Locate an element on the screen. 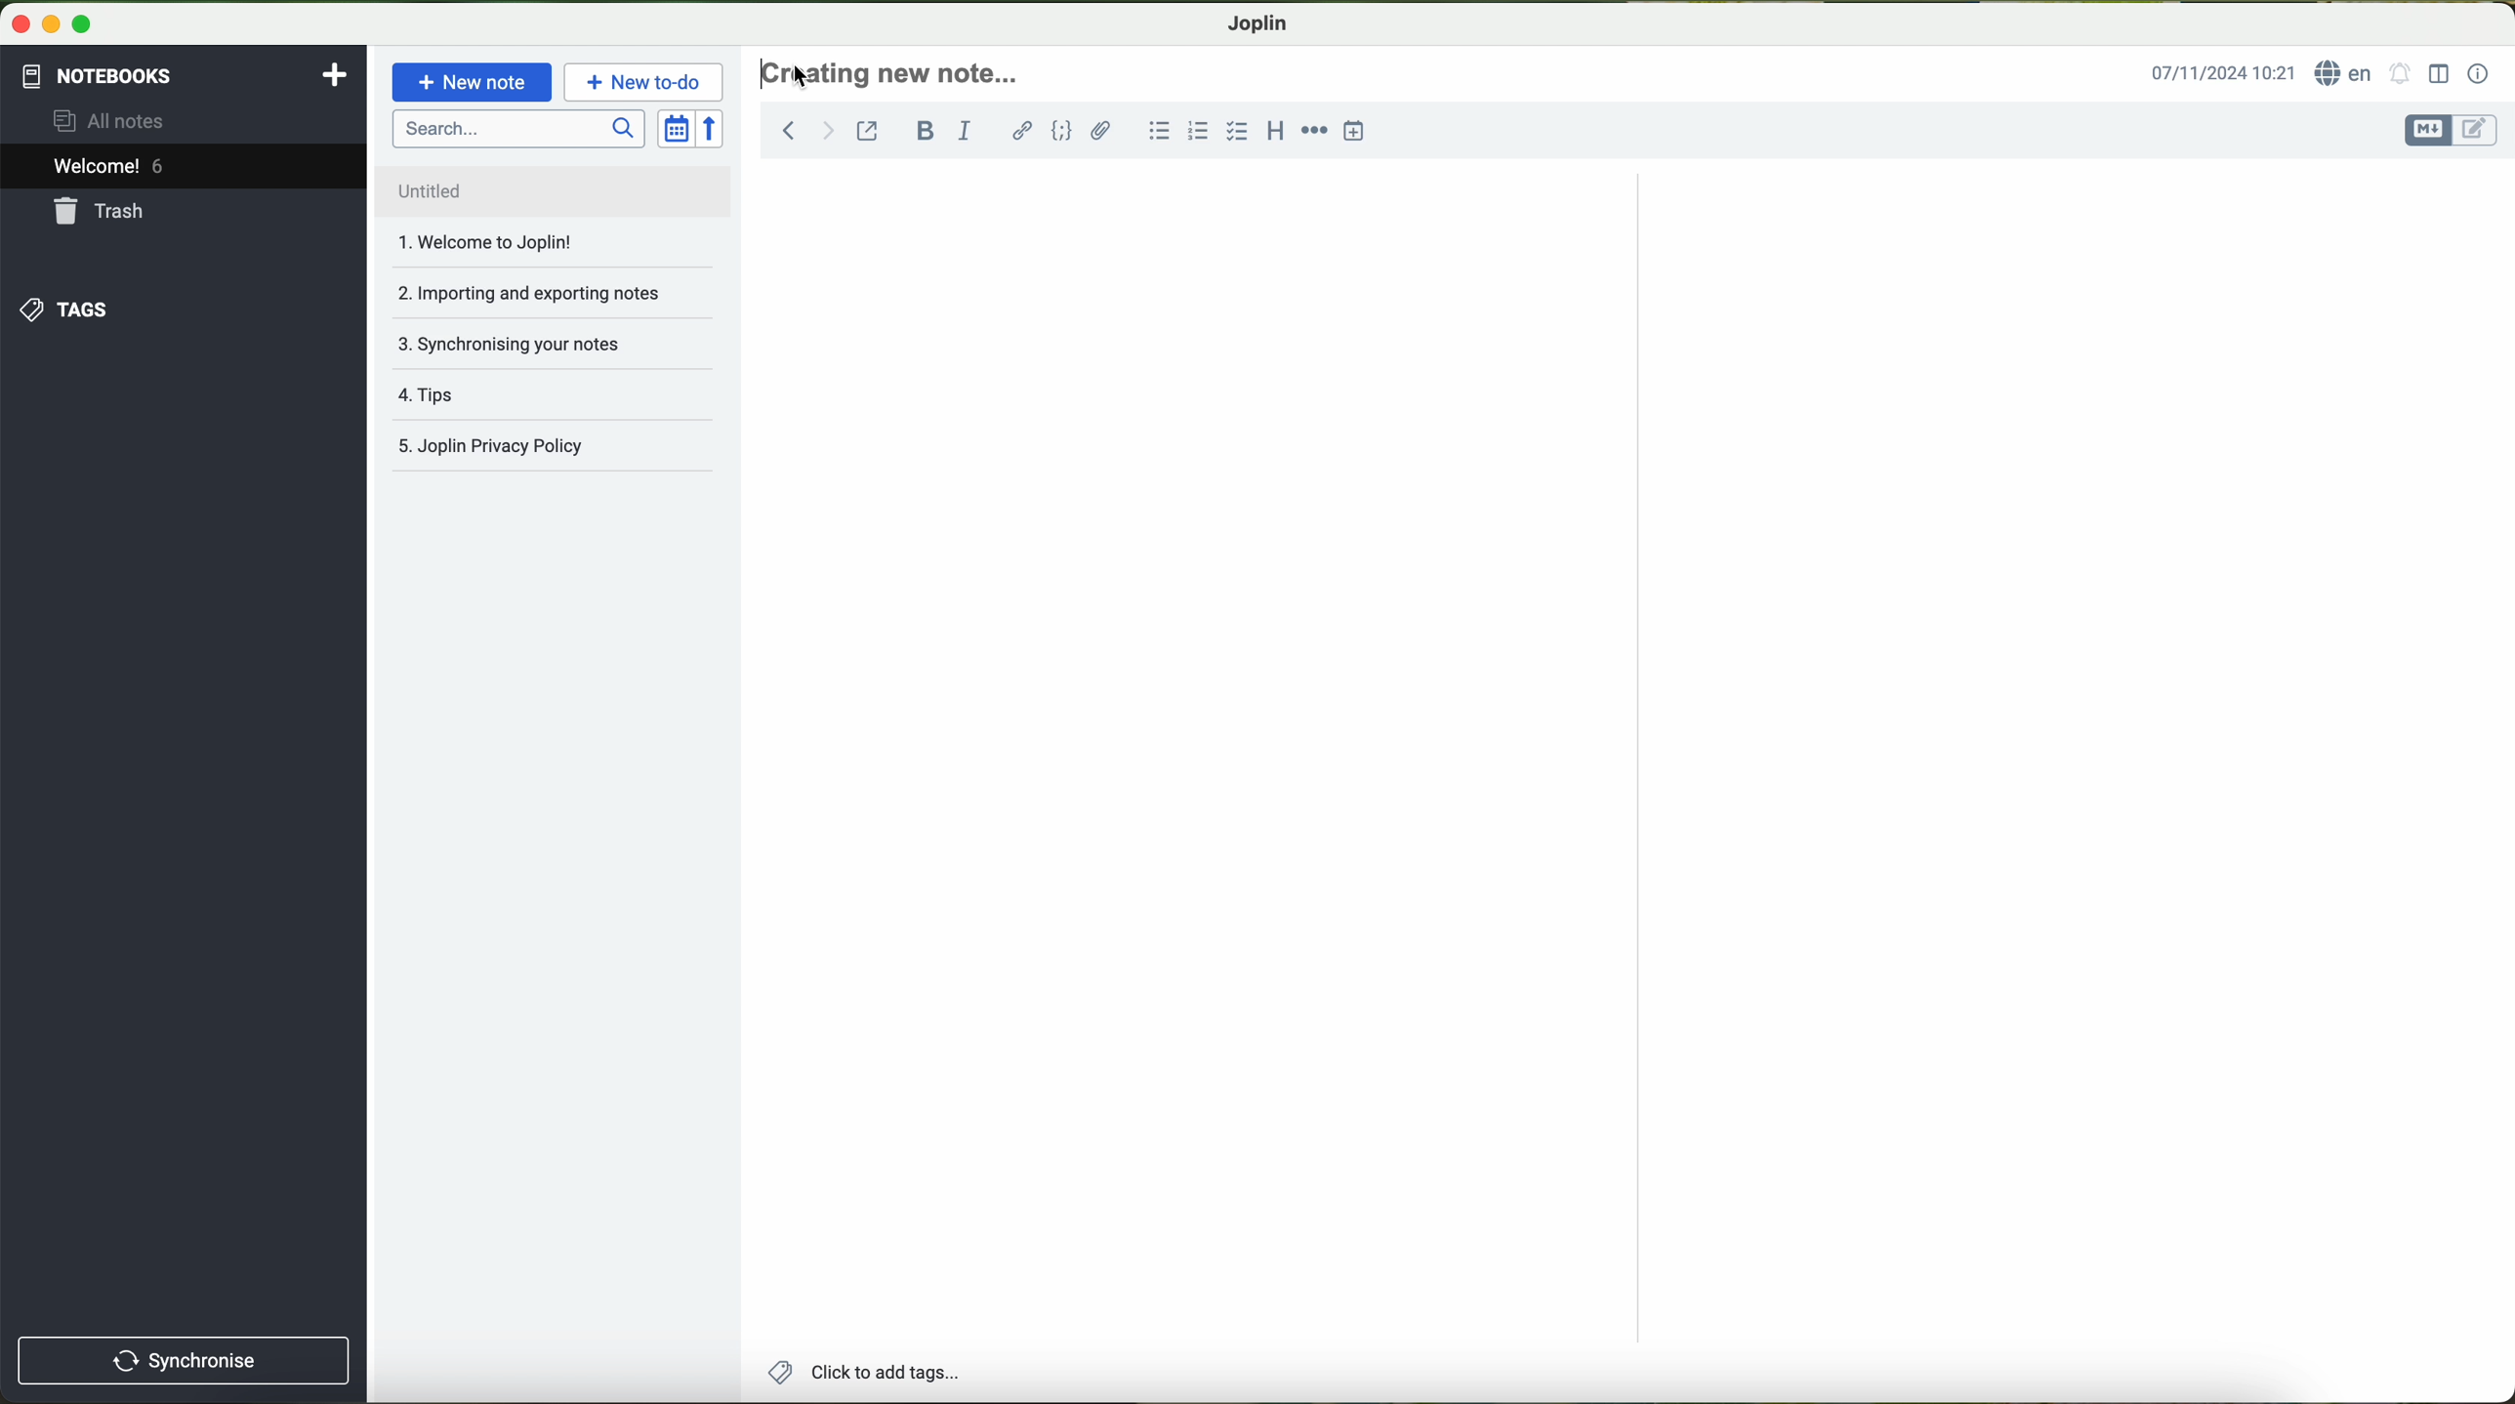  add tags is located at coordinates (858, 1374).